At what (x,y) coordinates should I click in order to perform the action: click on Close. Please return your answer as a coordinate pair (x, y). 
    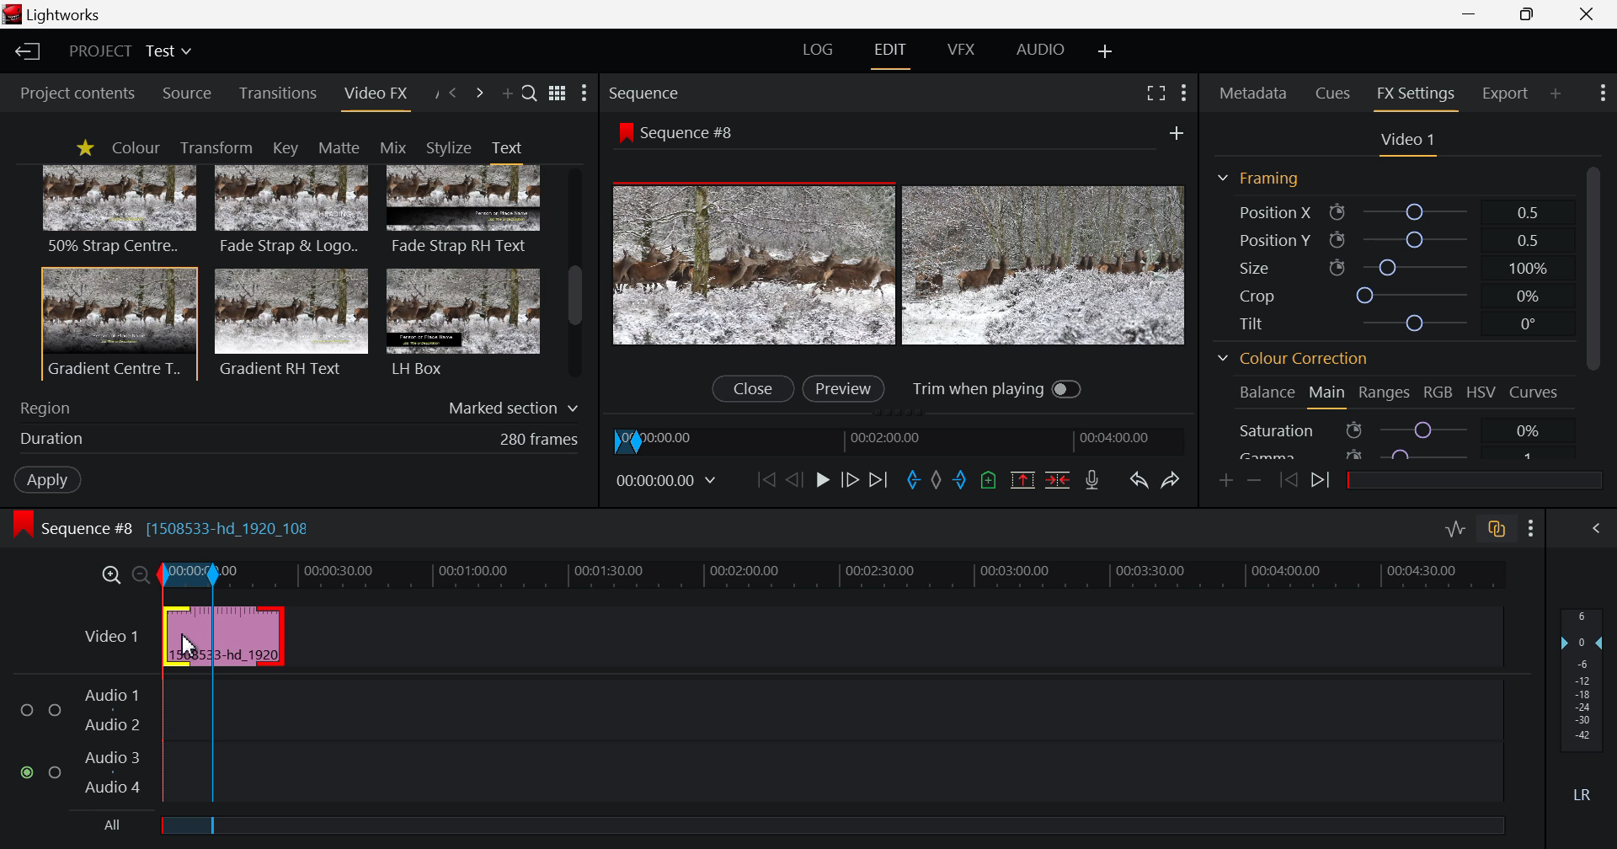
    Looking at the image, I should click on (1588, 14).